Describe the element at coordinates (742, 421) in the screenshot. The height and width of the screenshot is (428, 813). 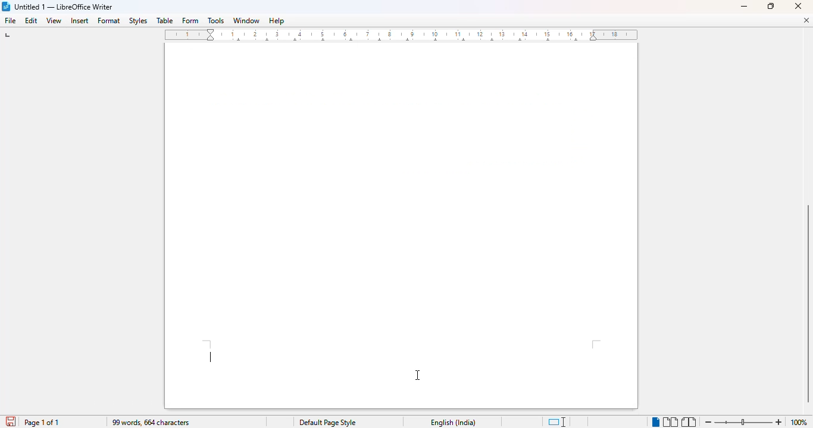
I see `change zoom level` at that location.